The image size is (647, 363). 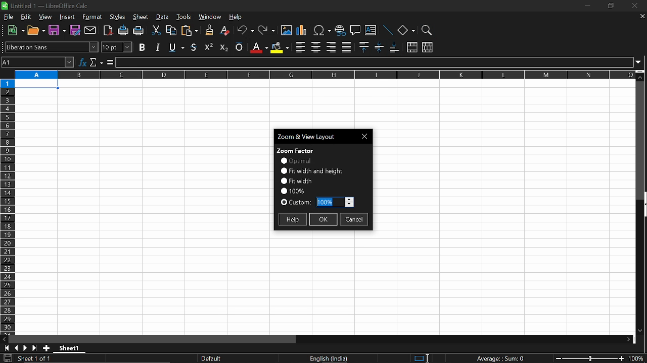 I want to click on next page, so click(x=25, y=348).